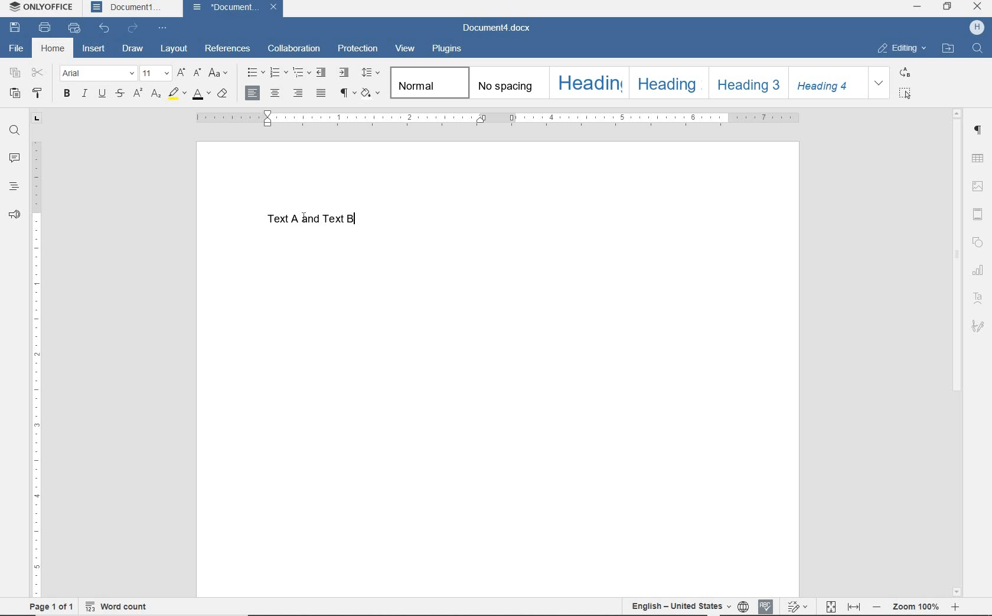 The width and height of the screenshot is (992, 616). What do you see at coordinates (84, 94) in the screenshot?
I see `ITALIC` at bounding box center [84, 94].